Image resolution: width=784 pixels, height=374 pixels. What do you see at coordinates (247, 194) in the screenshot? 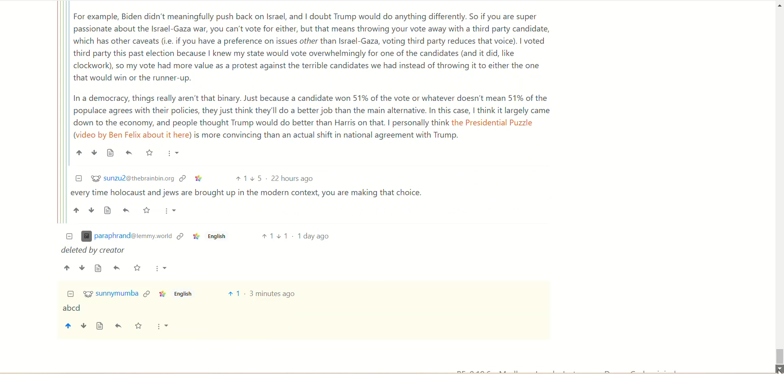
I see `| every time holocaust and jews are brought up in the modern context, you are making that choice.` at bounding box center [247, 194].